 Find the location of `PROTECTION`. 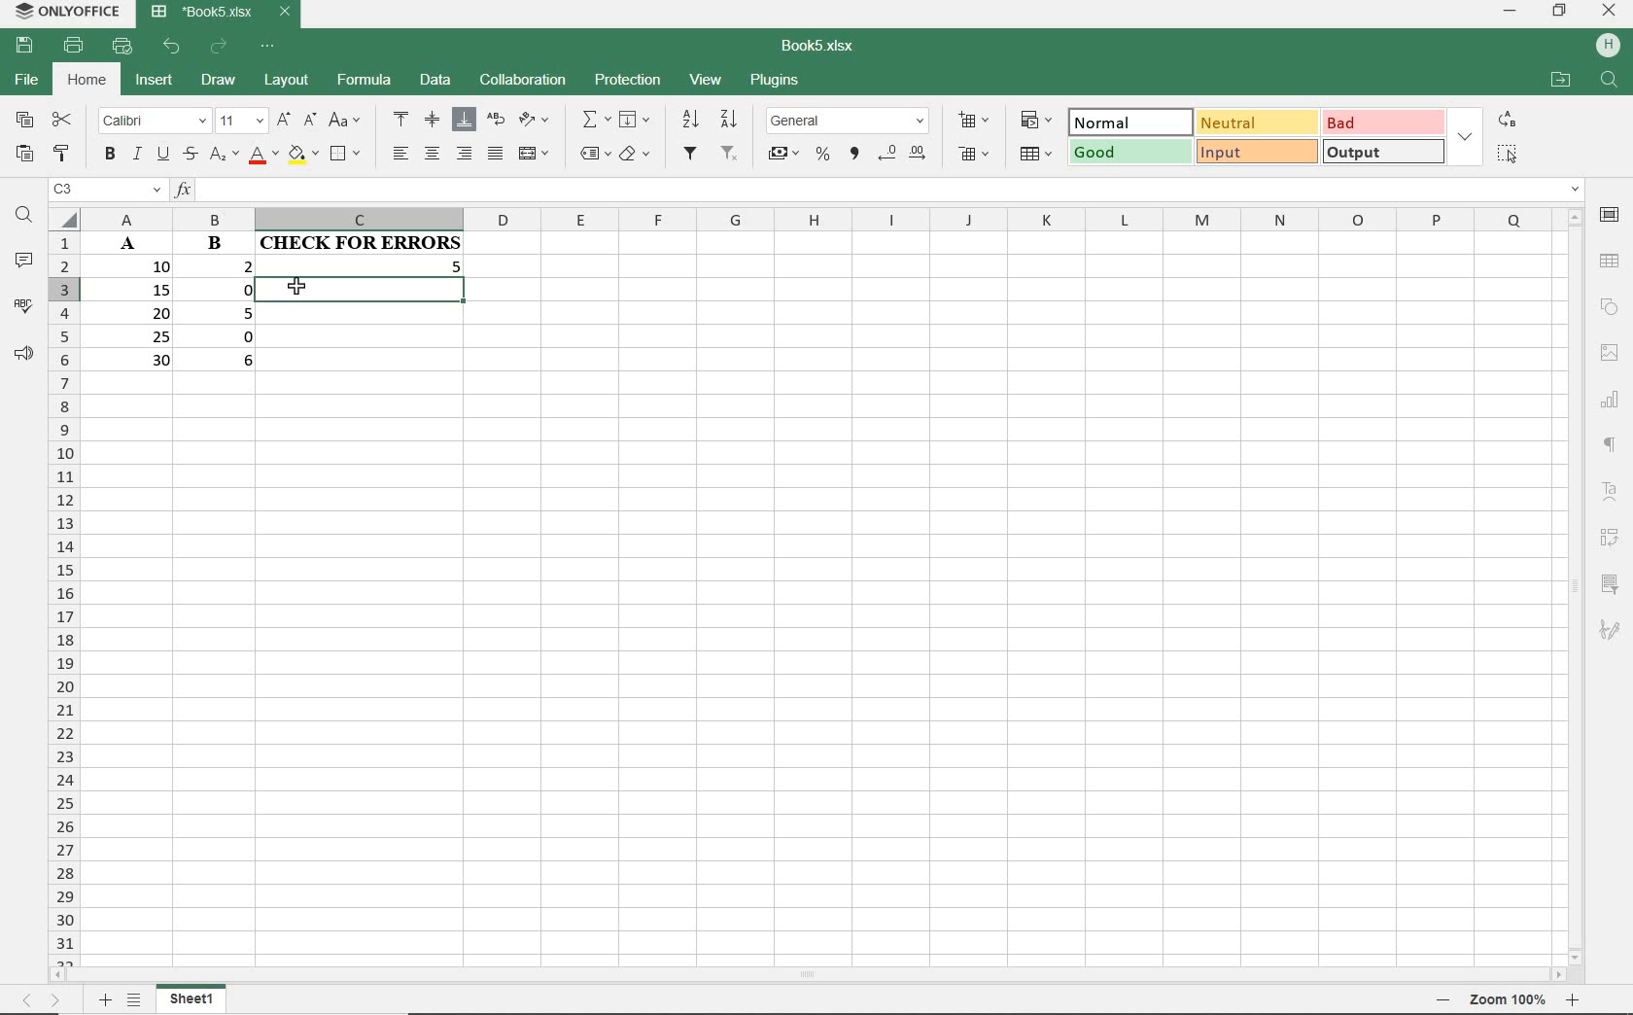

PROTECTION is located at coordinates (626, 81).